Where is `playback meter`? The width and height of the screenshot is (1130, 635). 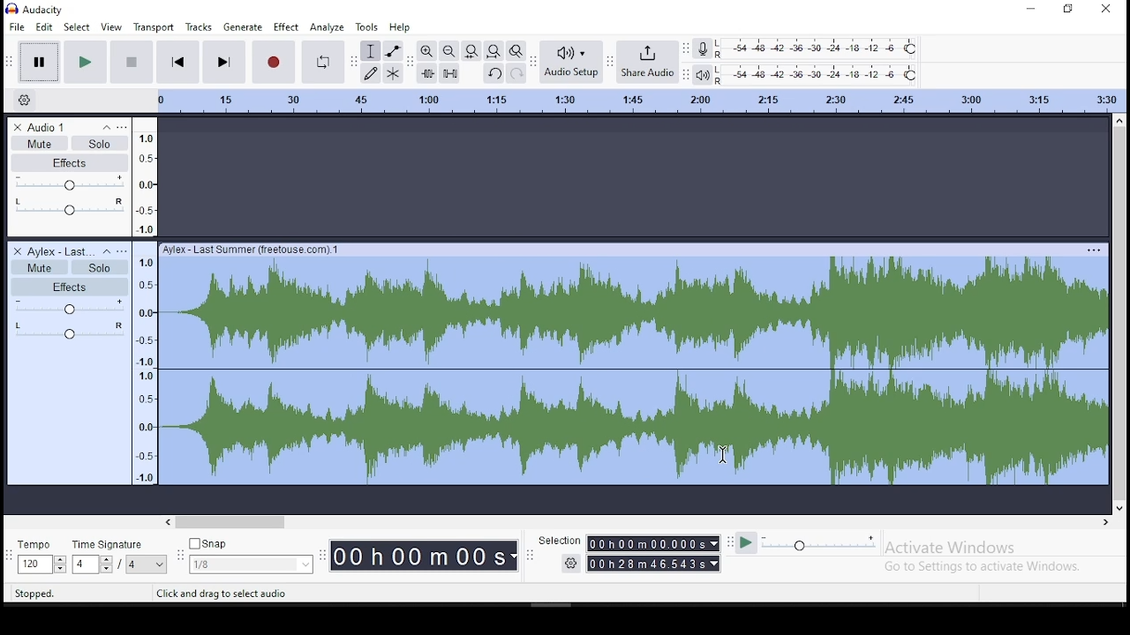
playback meter is located at coordinates (703, 73).